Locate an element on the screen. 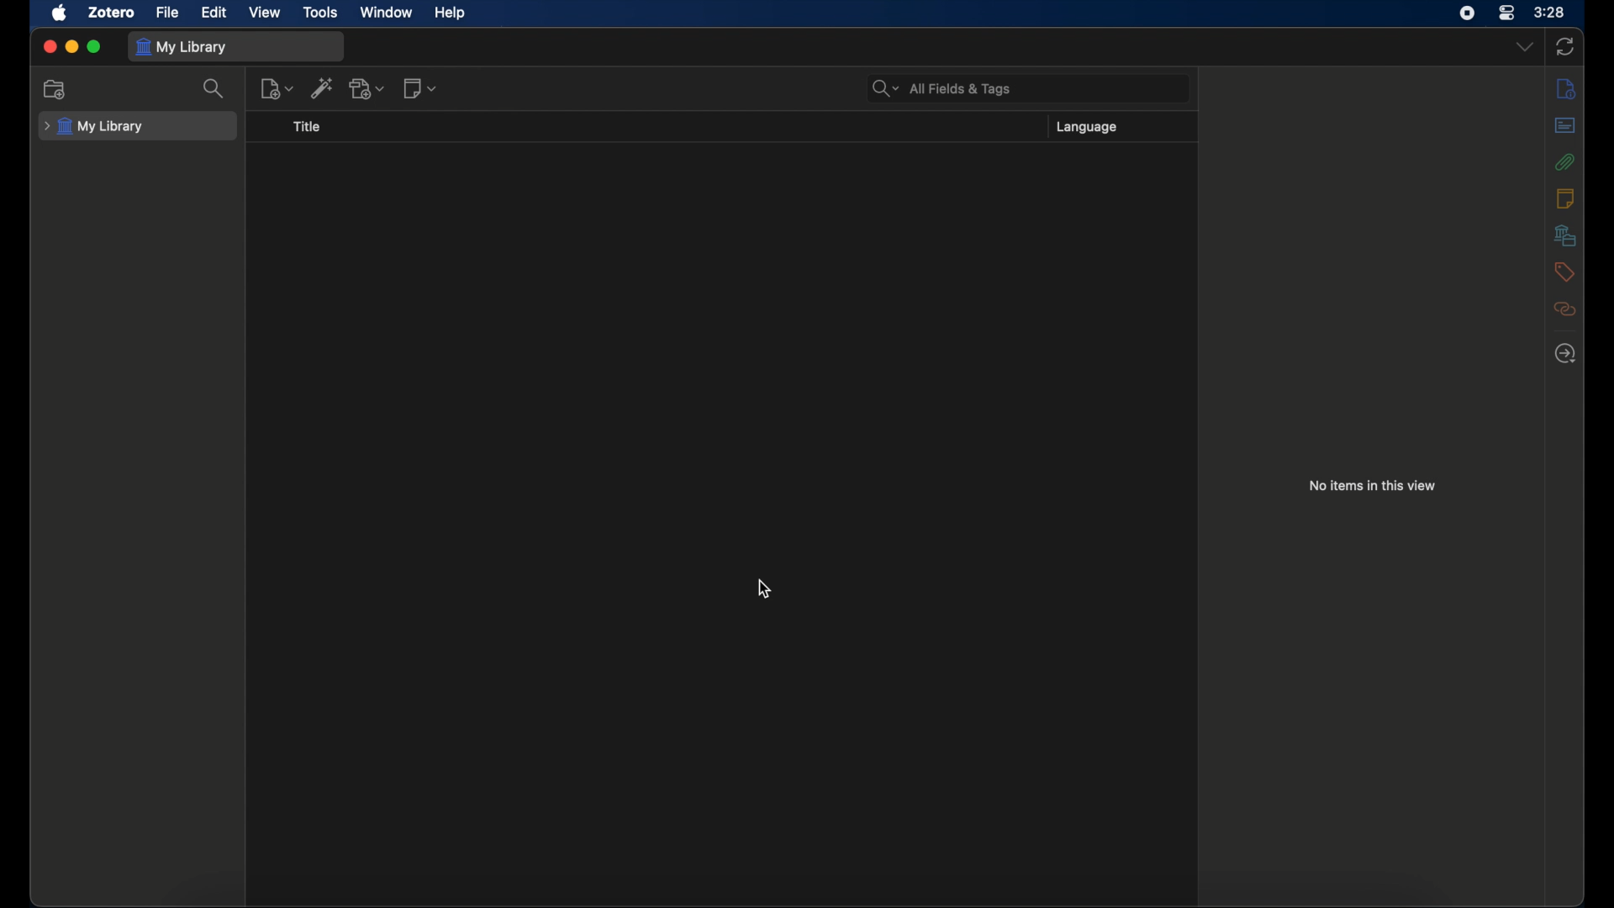 The height and width of the screenshot is (908, 1614). zotero is located at coordinates (111, 13).